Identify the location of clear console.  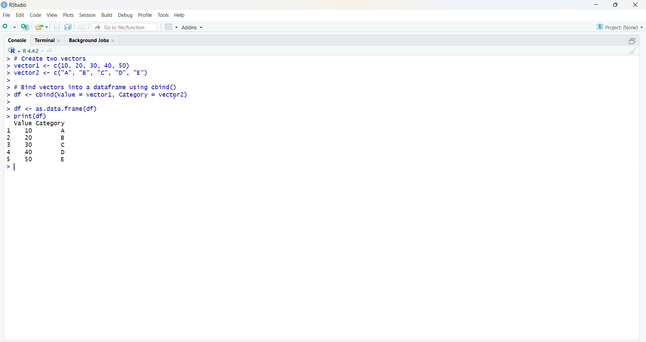
(633, 51).